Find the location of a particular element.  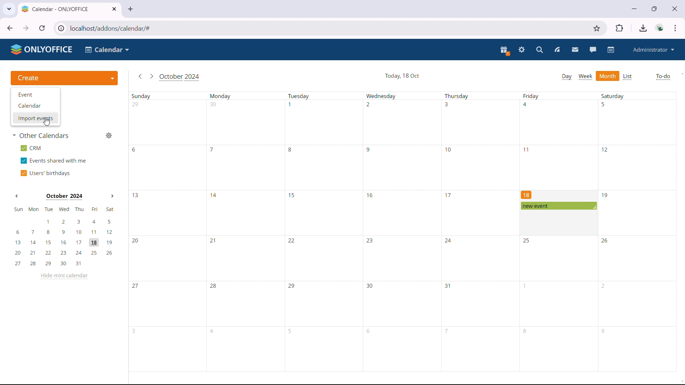

new tab is located at coordinates (130, 9).